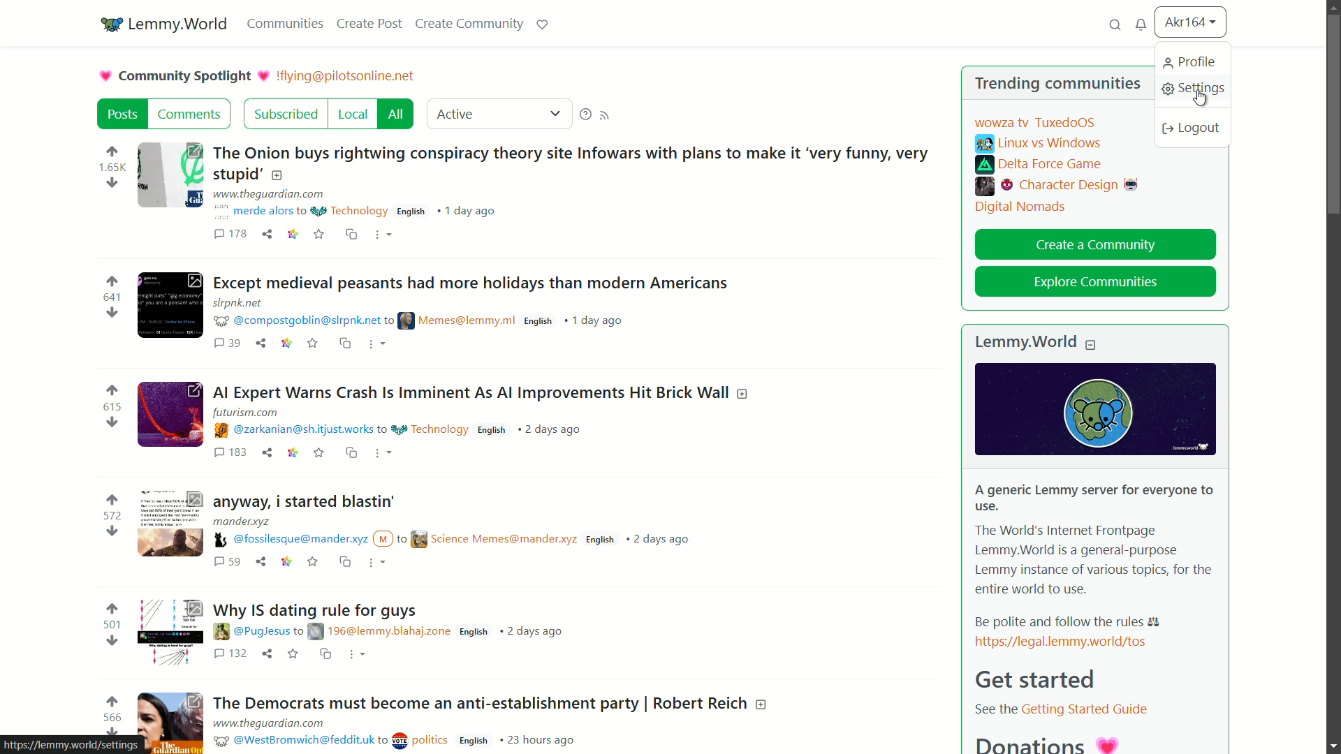 The image size is (1341, 754). I want to click on save, so click(312, 341).